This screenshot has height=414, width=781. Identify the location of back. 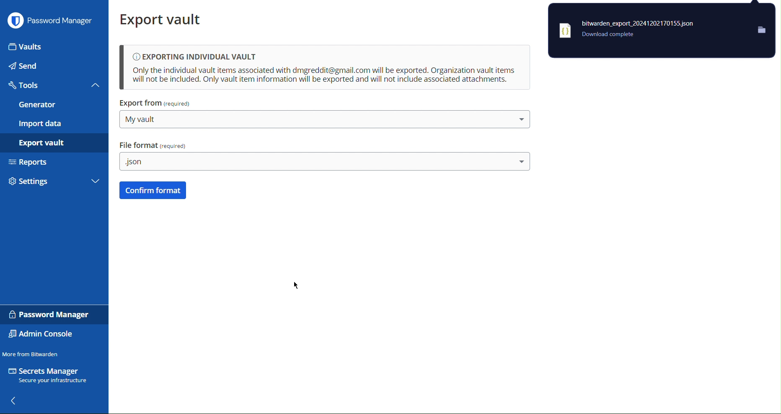
(18, 402).